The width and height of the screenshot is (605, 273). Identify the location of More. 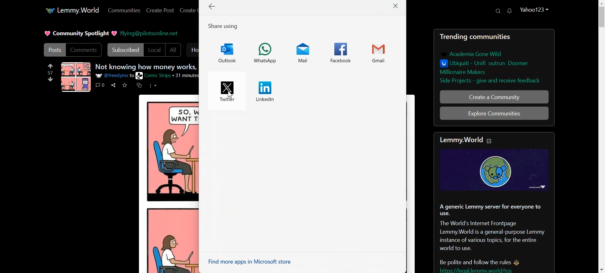
(153, 85).